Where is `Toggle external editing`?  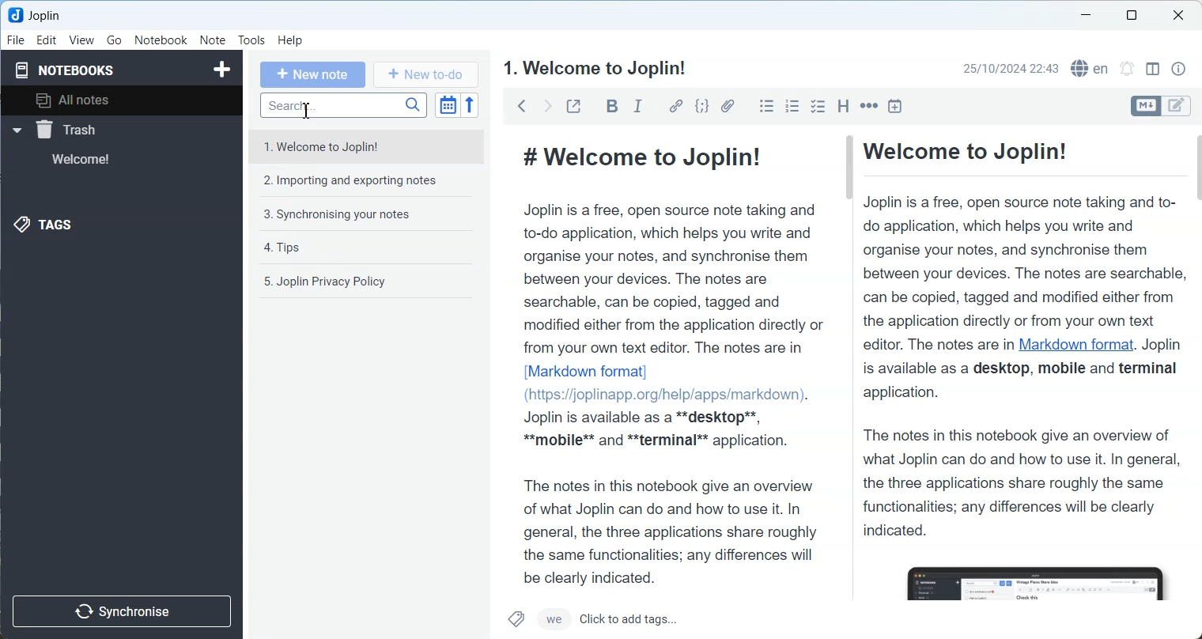
Toggle external editing is located at coordinates (573, 105).